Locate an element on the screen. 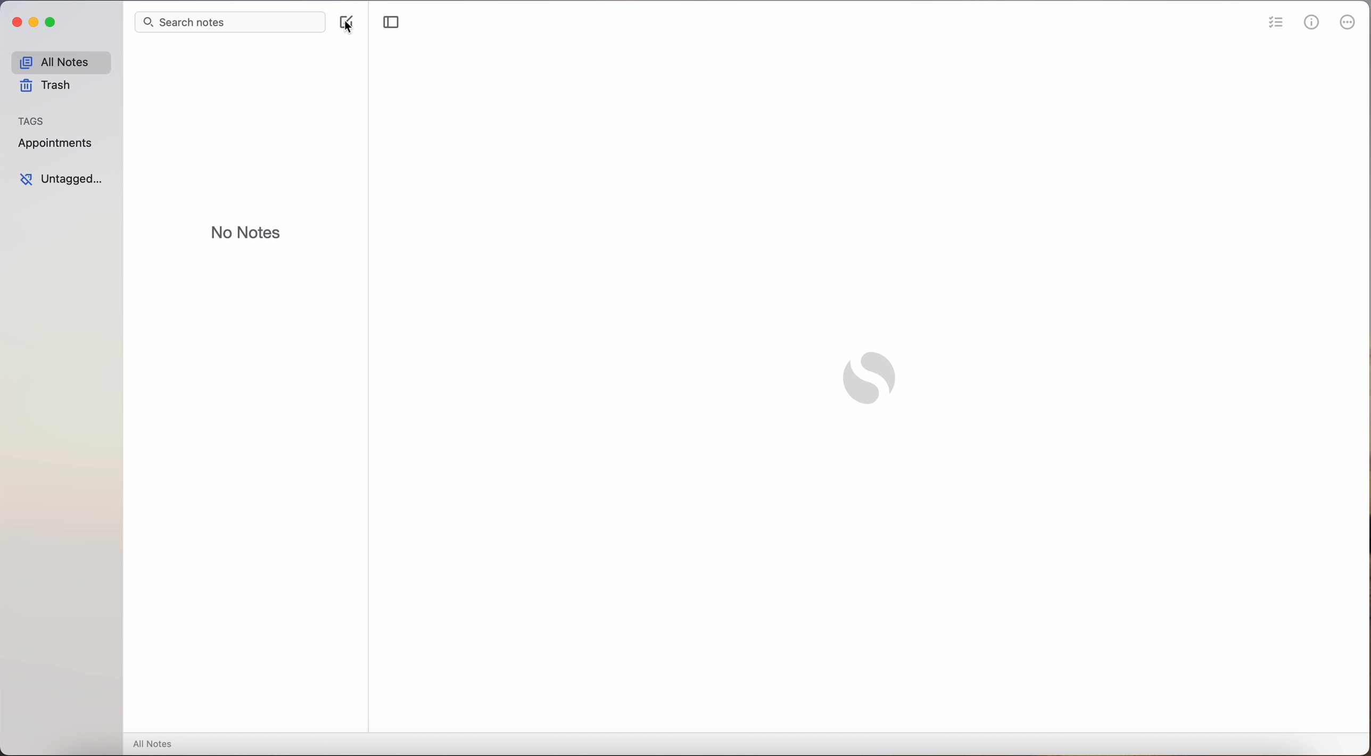  metrics is located at coordinates (1311, 22).